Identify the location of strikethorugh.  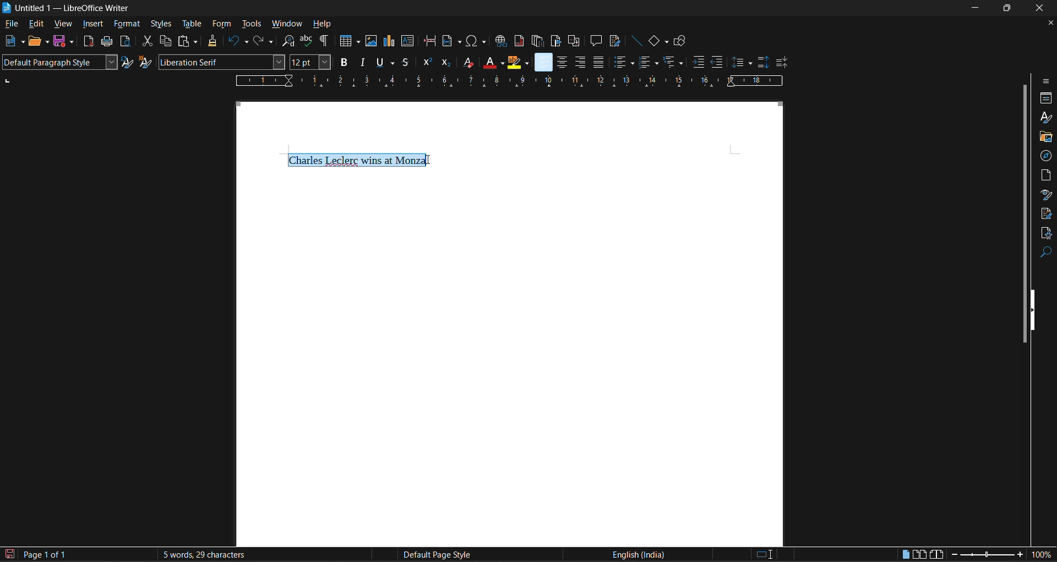
(405, 63).